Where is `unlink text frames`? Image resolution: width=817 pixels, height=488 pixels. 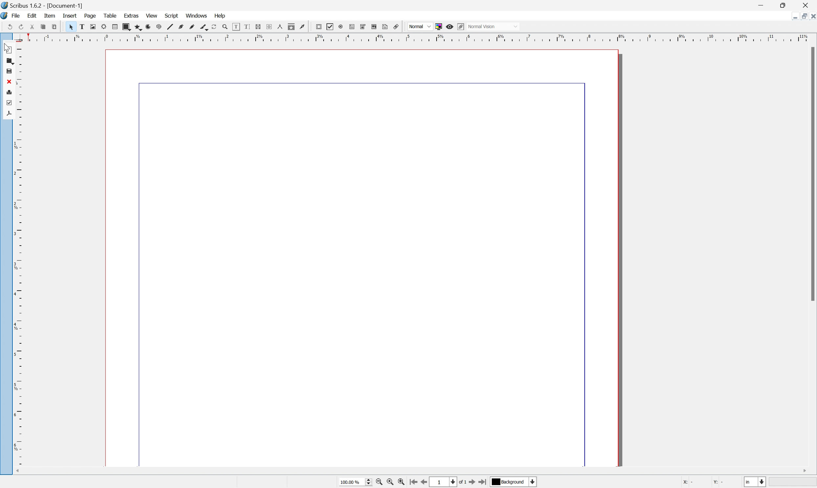
unlink text frames is located at coordinates (352, 27).